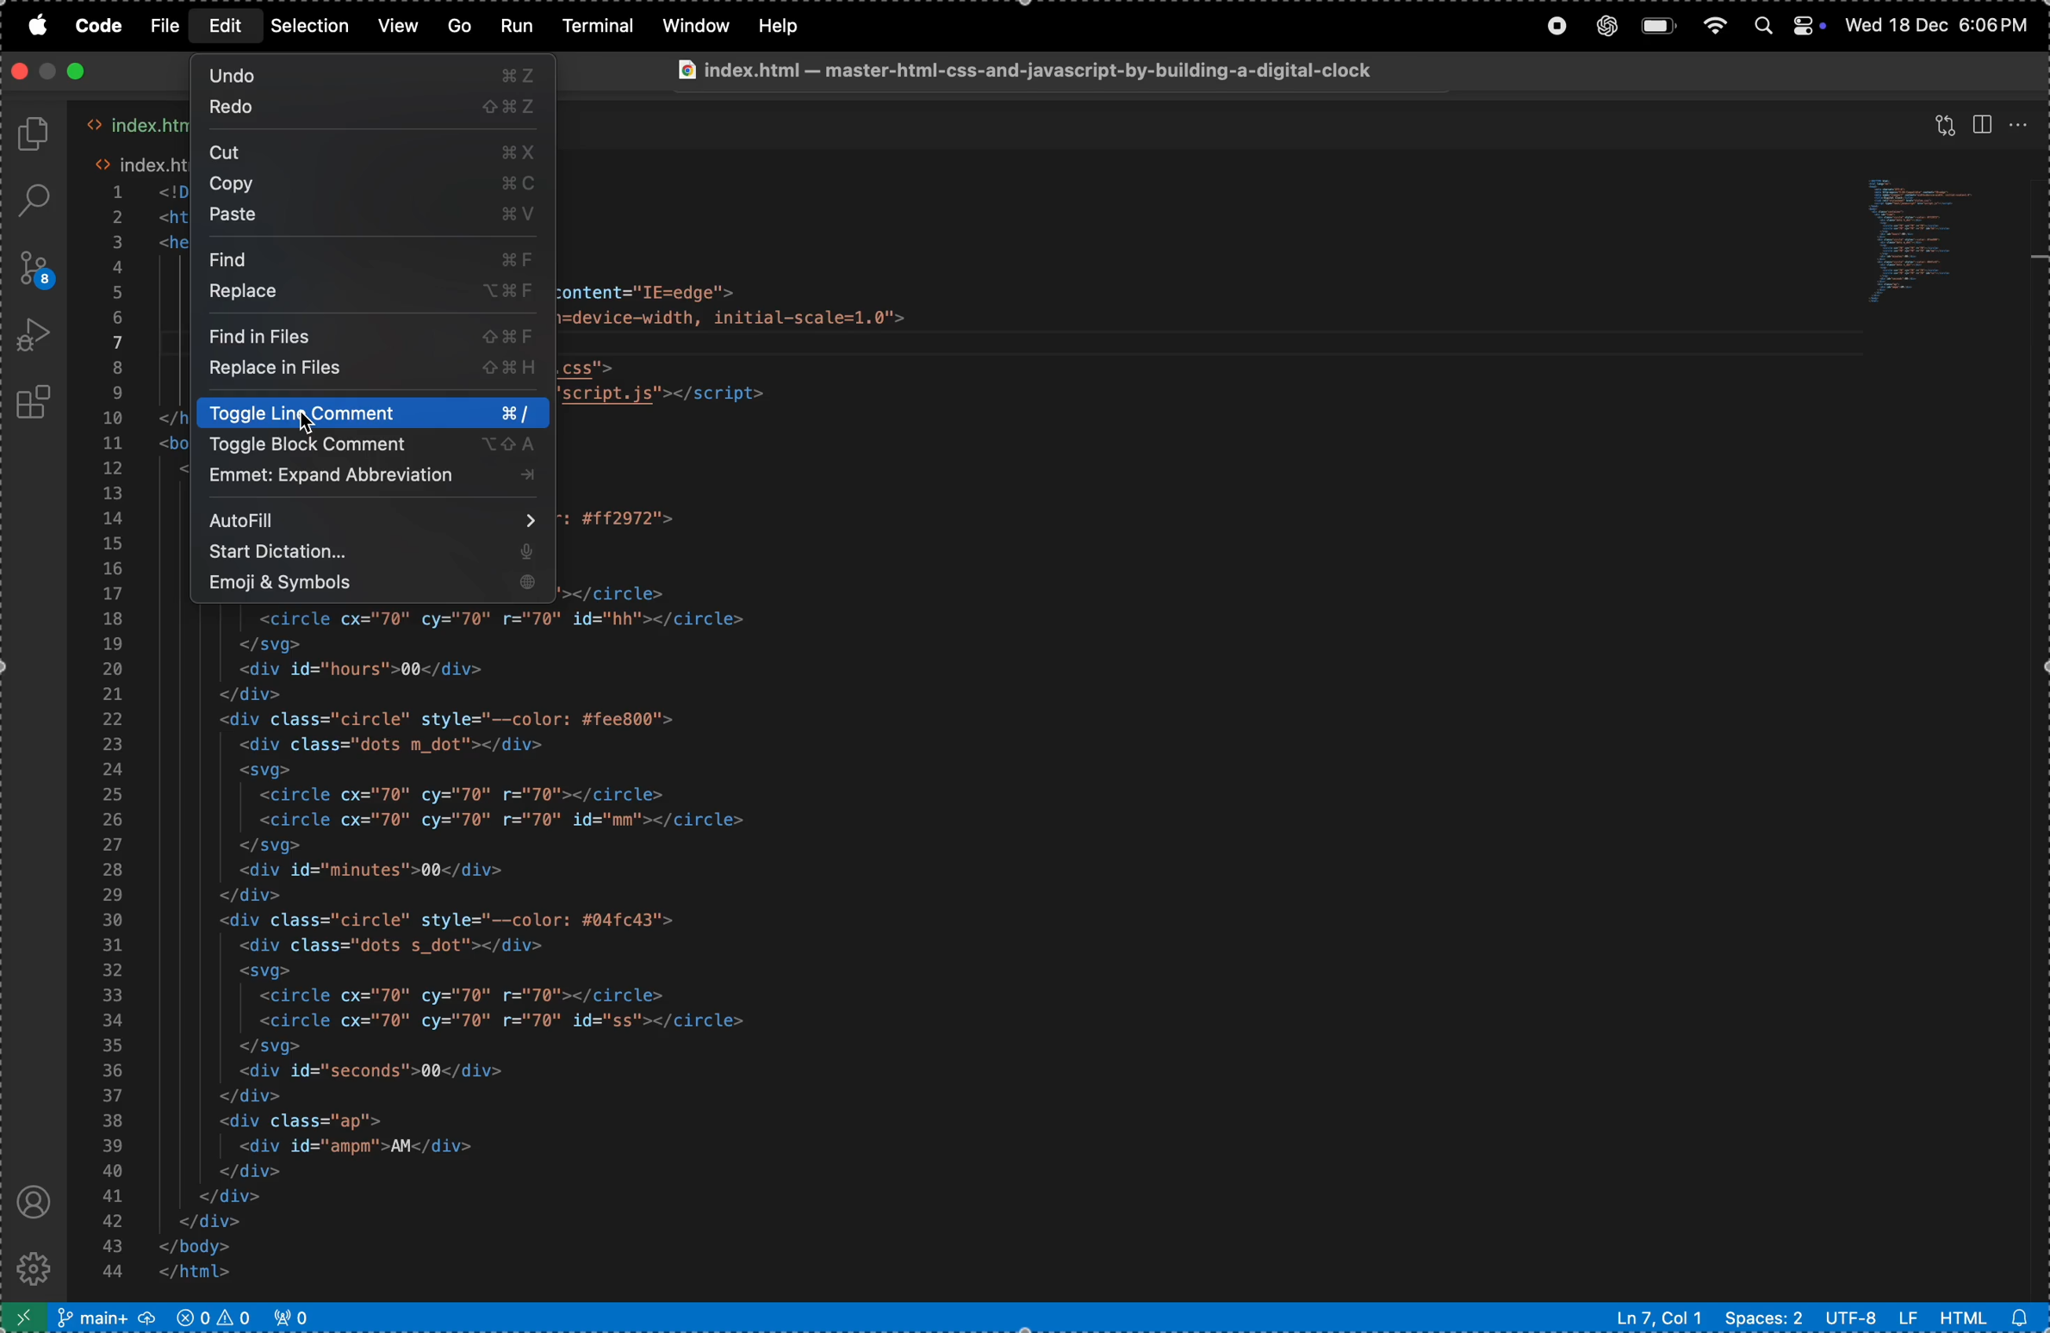 This screenshot has width=2050, height=1333. Describe the element at coordinates (457, 27) in the screenshot. I see `Go` at that location.